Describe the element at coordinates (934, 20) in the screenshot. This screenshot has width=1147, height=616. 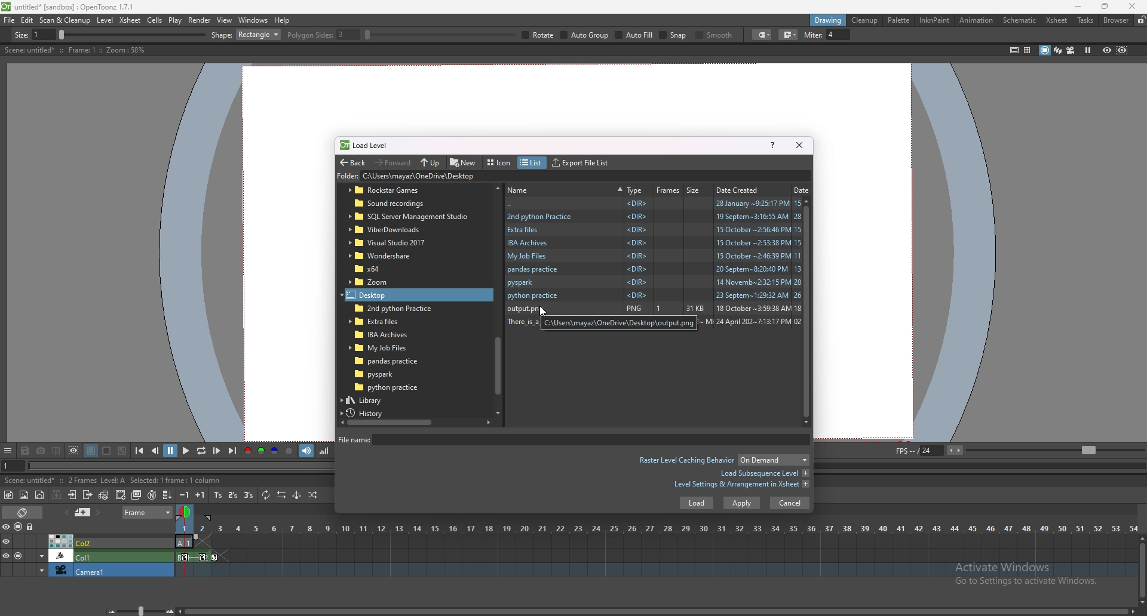
I see `inknpaint` at that location.